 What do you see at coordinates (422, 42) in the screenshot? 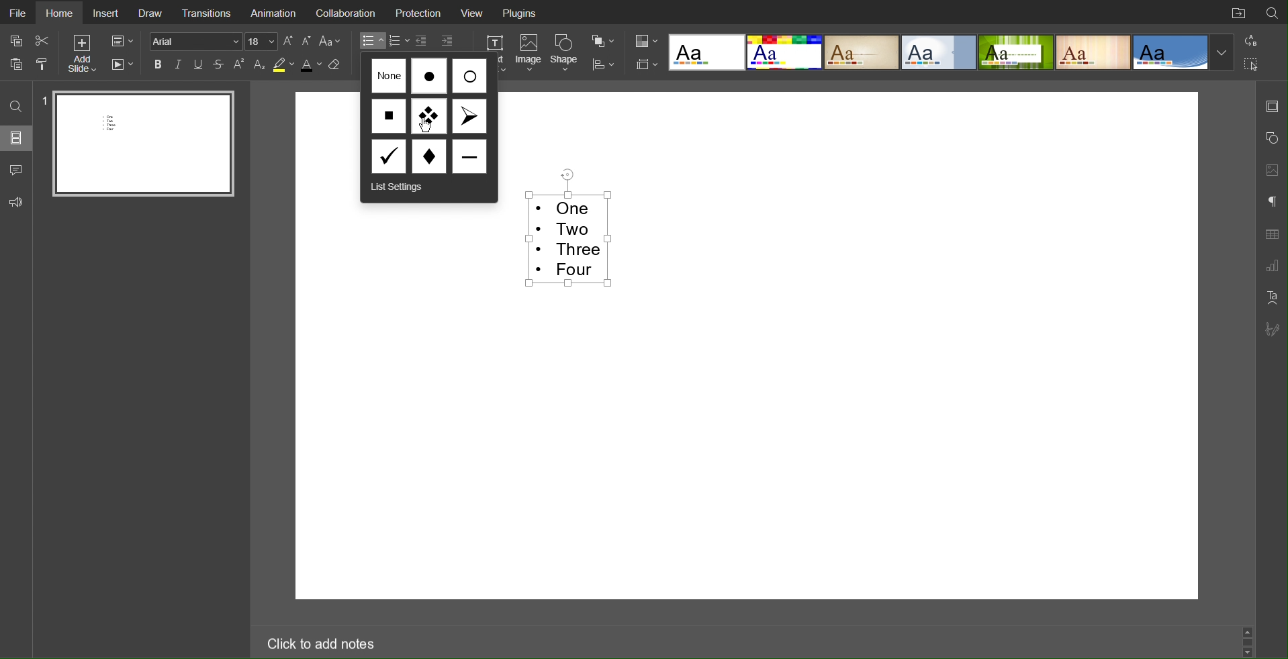
I see `Decrease Indent` at bounding box center [422, 42].